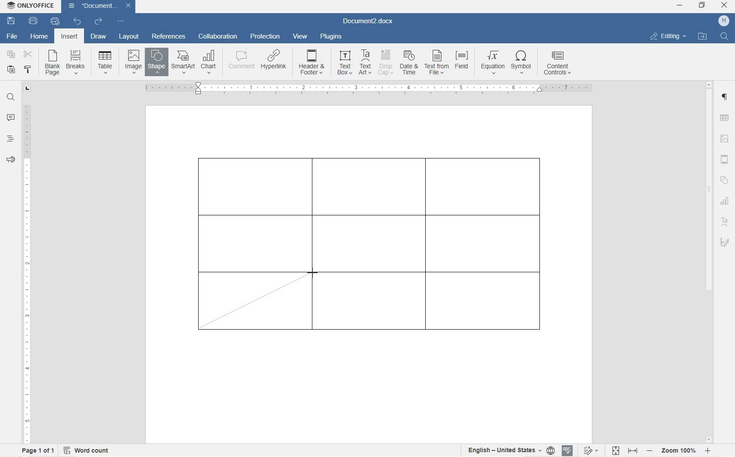  Describe the element at coordinates (69, 37) in the screenshot. I see `insert` at that location.